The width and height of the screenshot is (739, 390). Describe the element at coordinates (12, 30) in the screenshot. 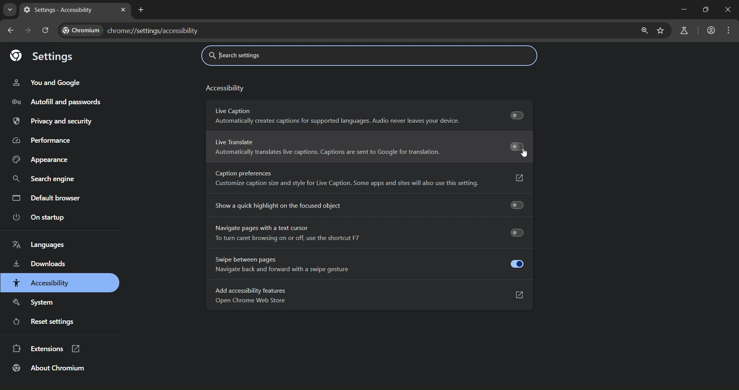

I see `go back one page` at that location.